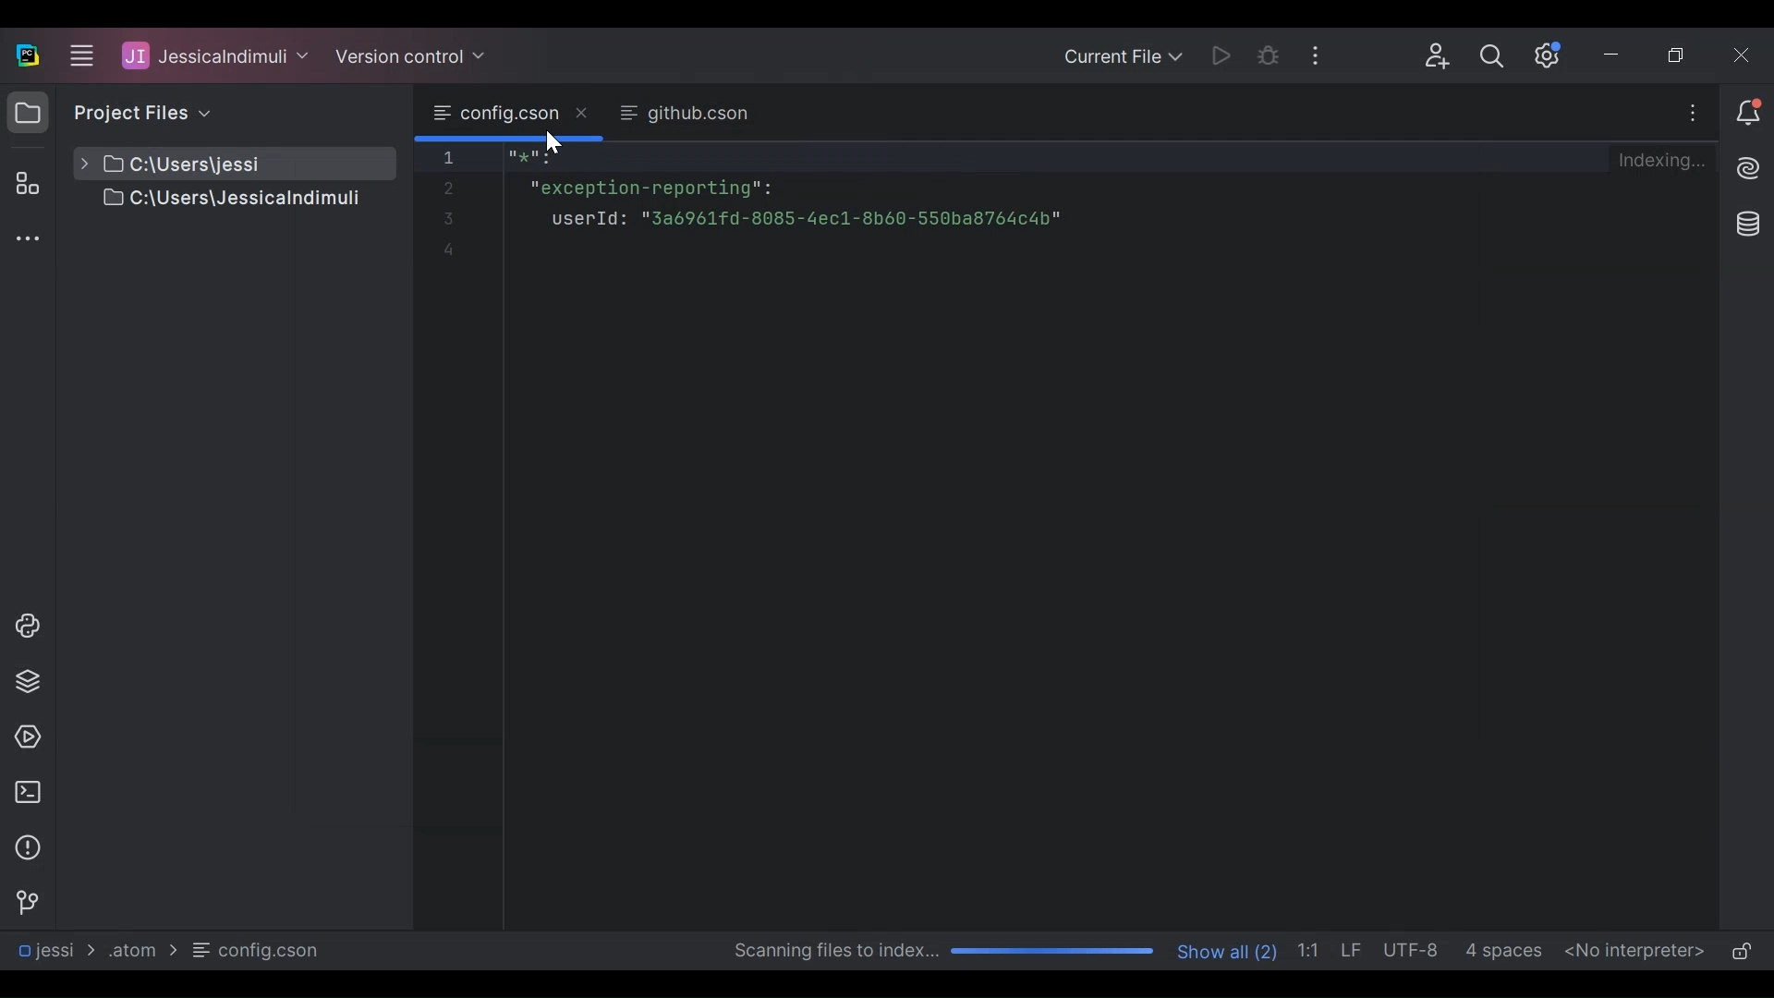  I want to click on More, so click(1692, 113).